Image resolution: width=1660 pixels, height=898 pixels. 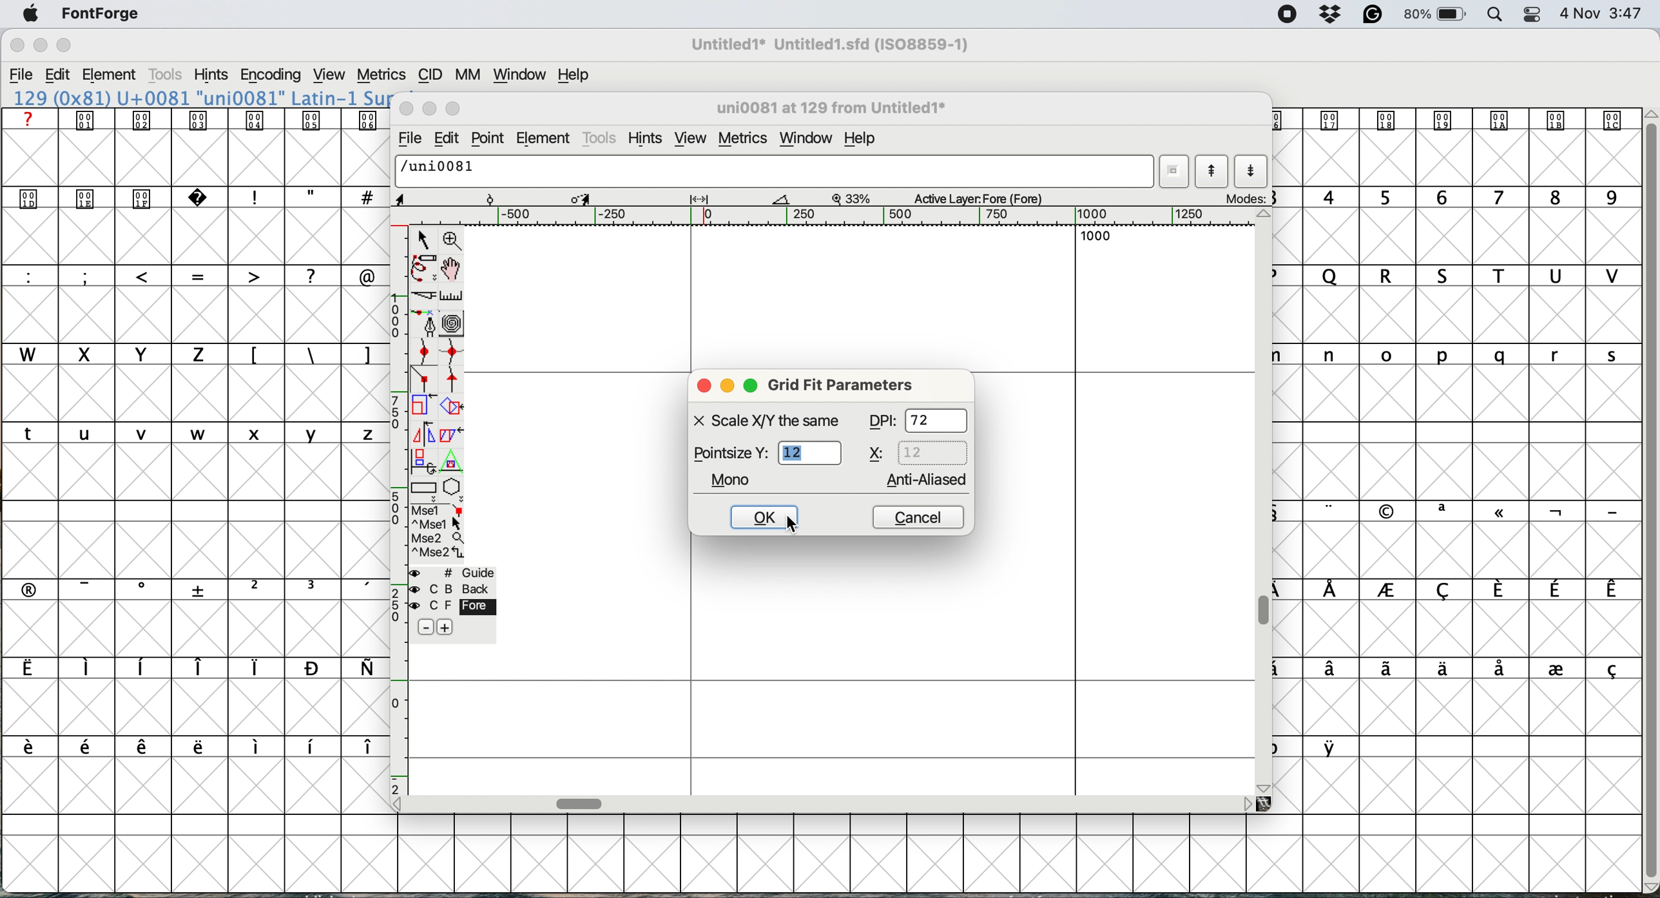 I want to click on vertical scale, so click(x=396, y=510).